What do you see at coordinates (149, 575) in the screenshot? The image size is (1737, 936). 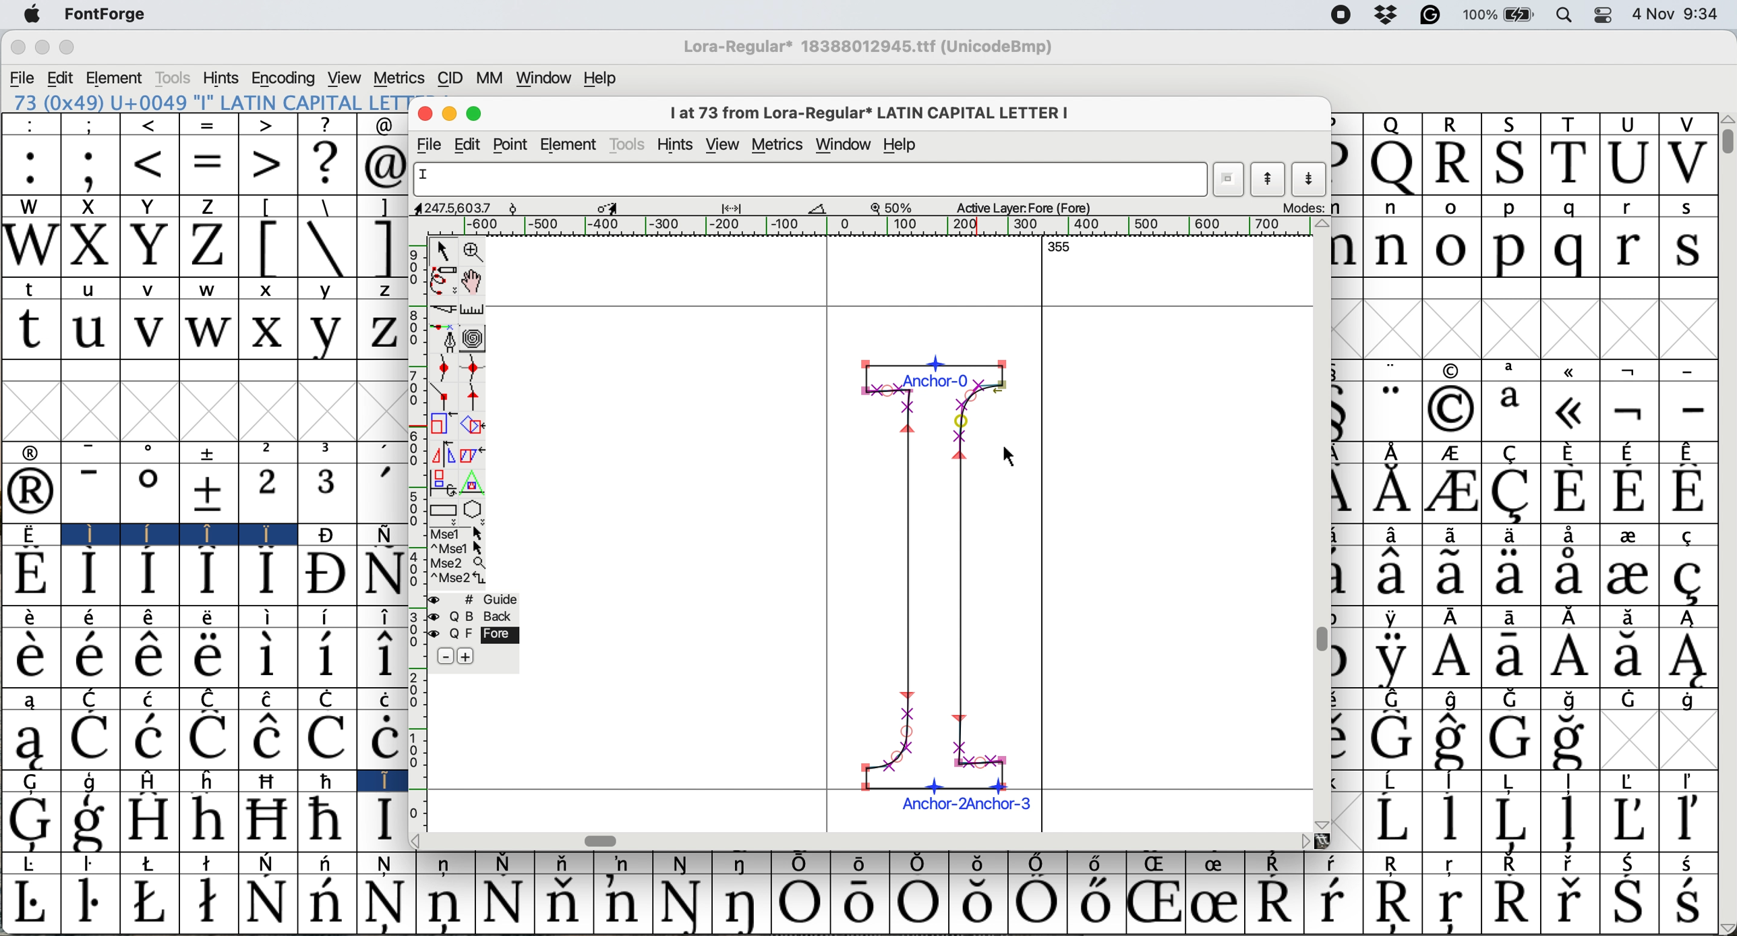 I see `Symbol` at bounding box center [149, 575].